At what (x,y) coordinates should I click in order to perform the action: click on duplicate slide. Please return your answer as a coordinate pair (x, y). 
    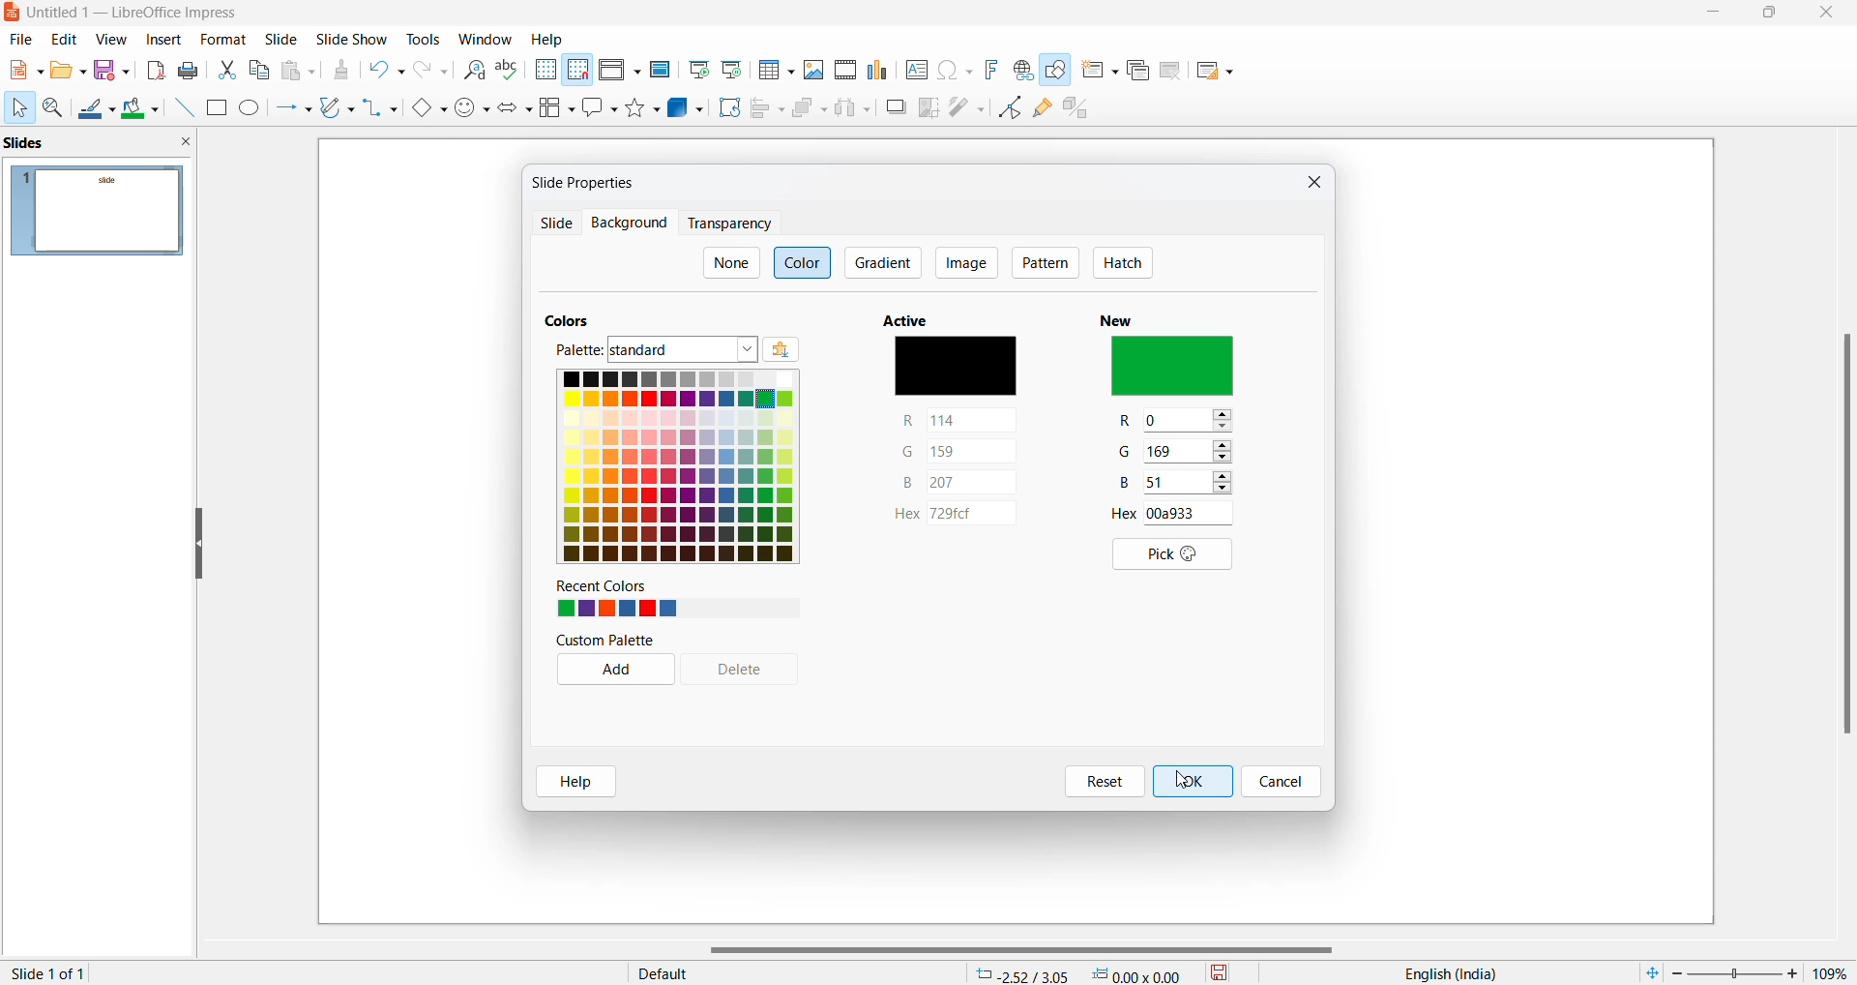
    Looking at the image, I should click on (1136, 72).